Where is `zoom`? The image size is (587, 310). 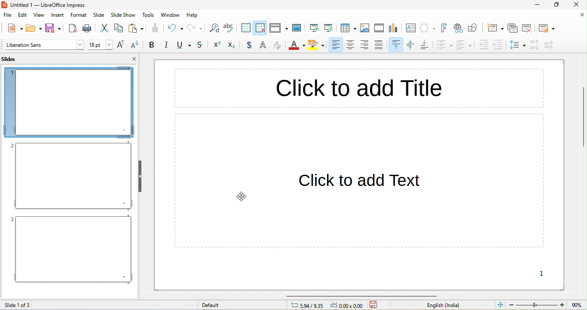 zoom is located at coordinates (538, 305).